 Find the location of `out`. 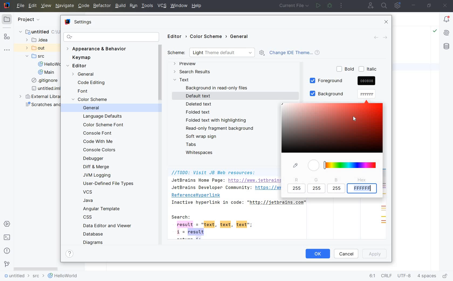

out is located at coordinates (35, 48).